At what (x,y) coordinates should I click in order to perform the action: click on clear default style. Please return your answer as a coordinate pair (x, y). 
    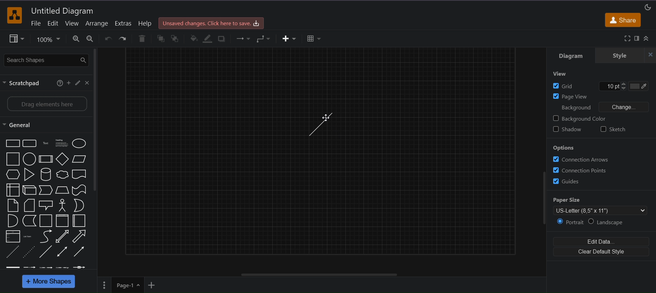
    Looking at the image, I should click on (601, 252).